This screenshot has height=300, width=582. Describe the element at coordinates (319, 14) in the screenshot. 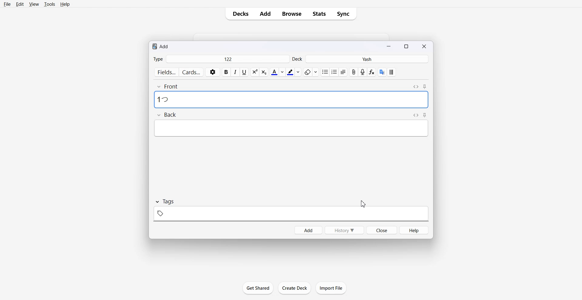

I see `Stats` at that location.